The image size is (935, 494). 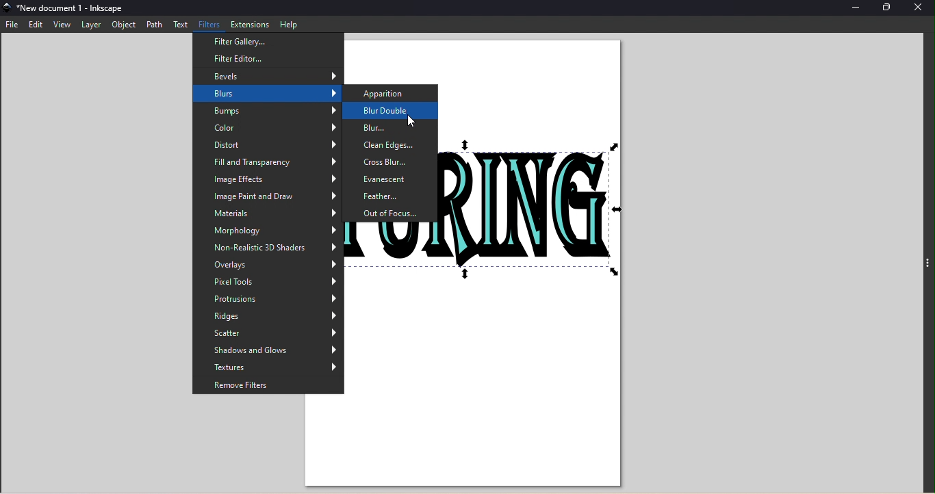 I want to click on Path, so click(x=153, y=25).